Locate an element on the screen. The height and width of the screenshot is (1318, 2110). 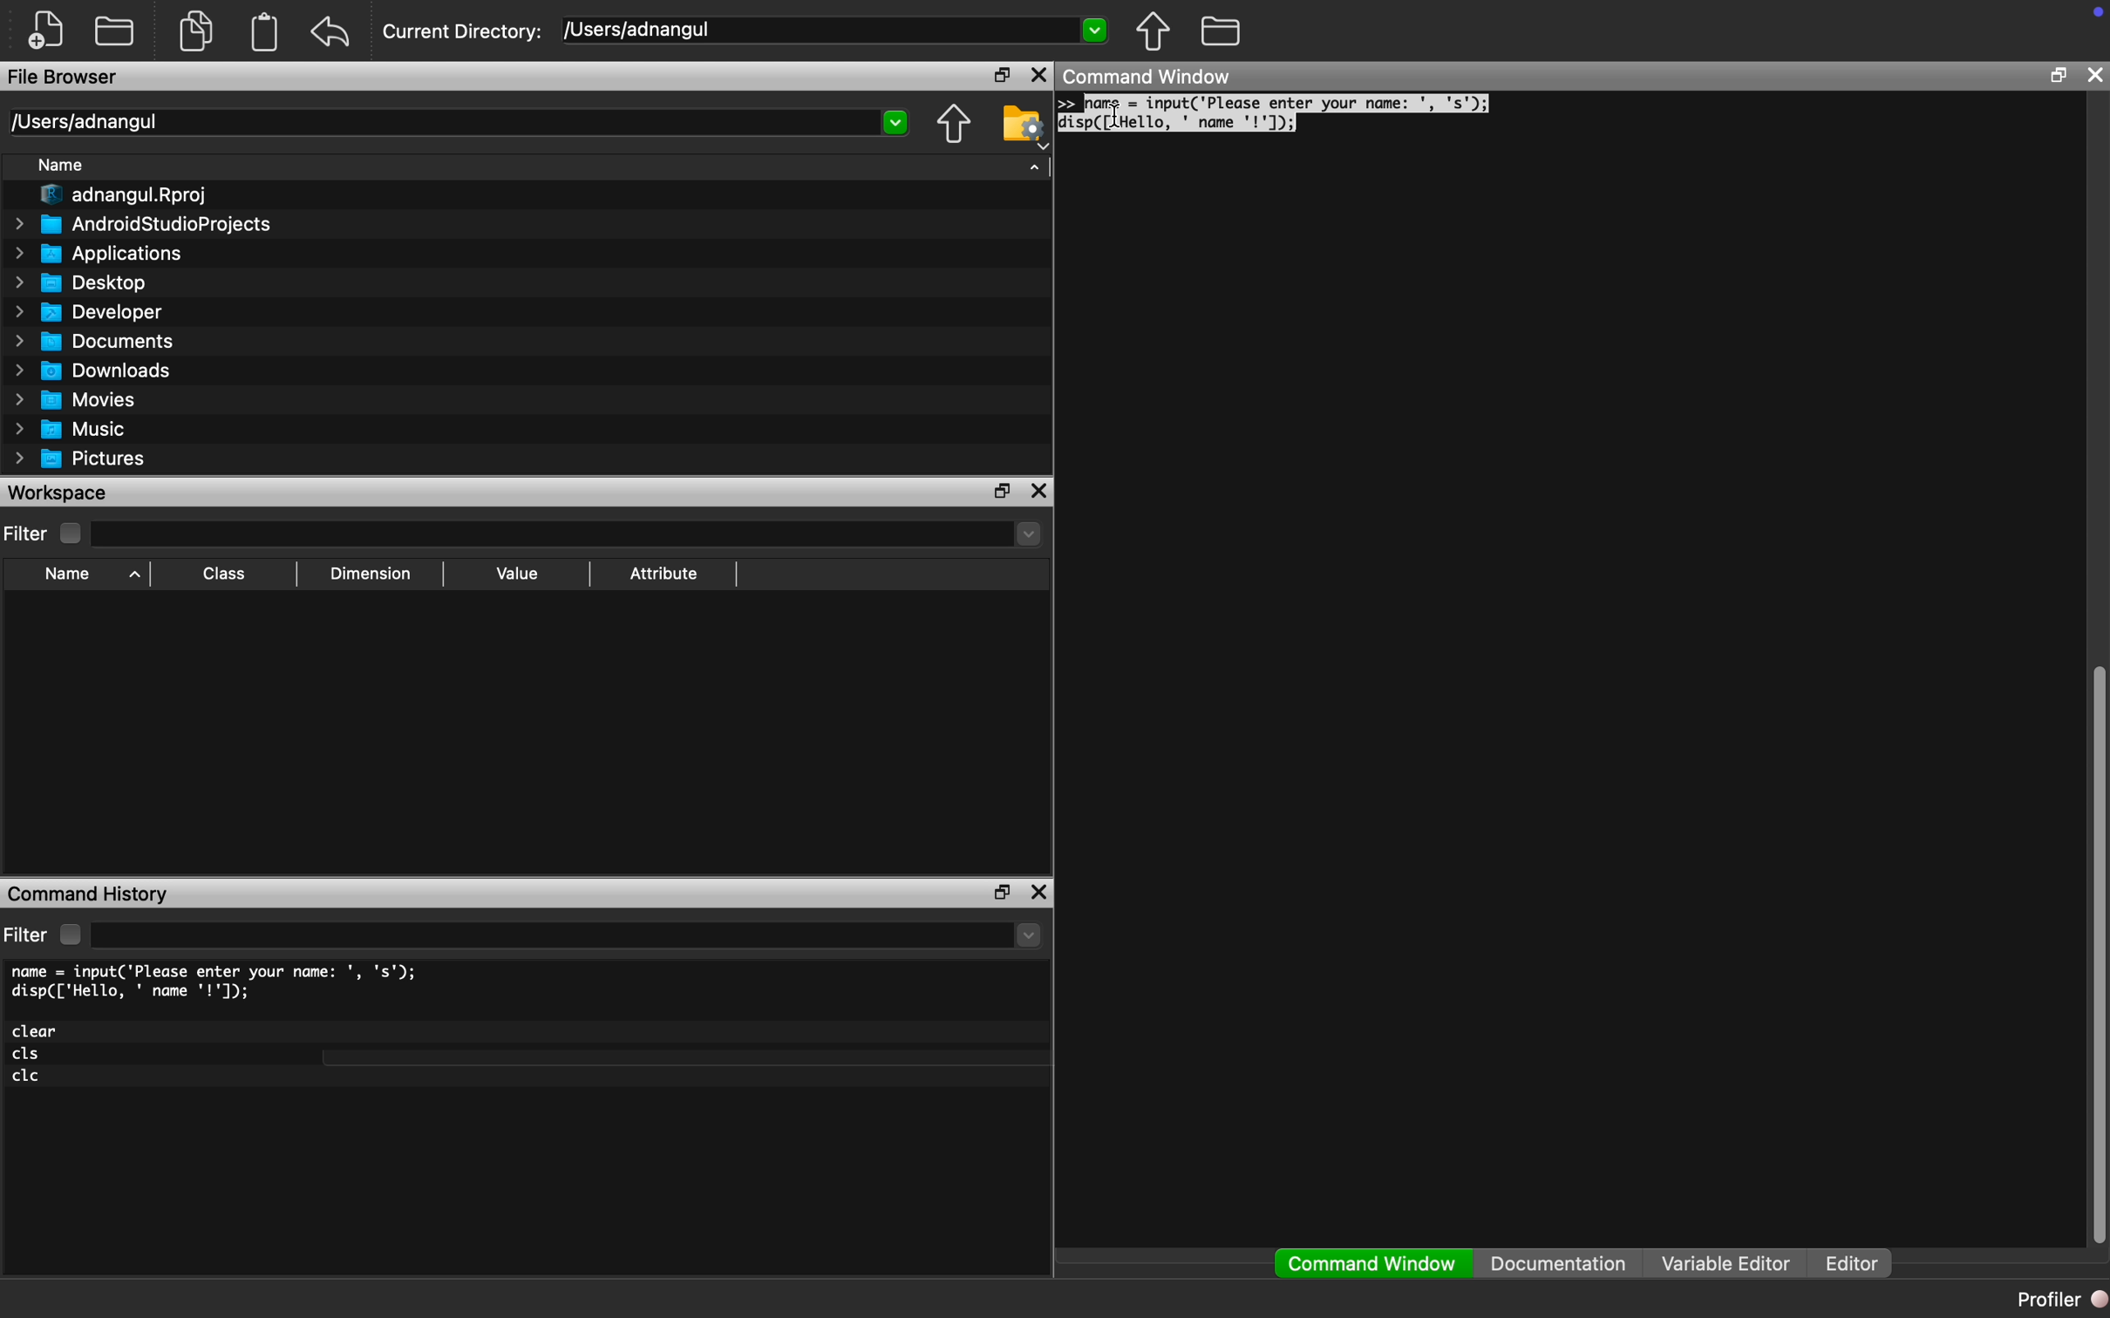
dropdown is located at coordinates (1093, 28).